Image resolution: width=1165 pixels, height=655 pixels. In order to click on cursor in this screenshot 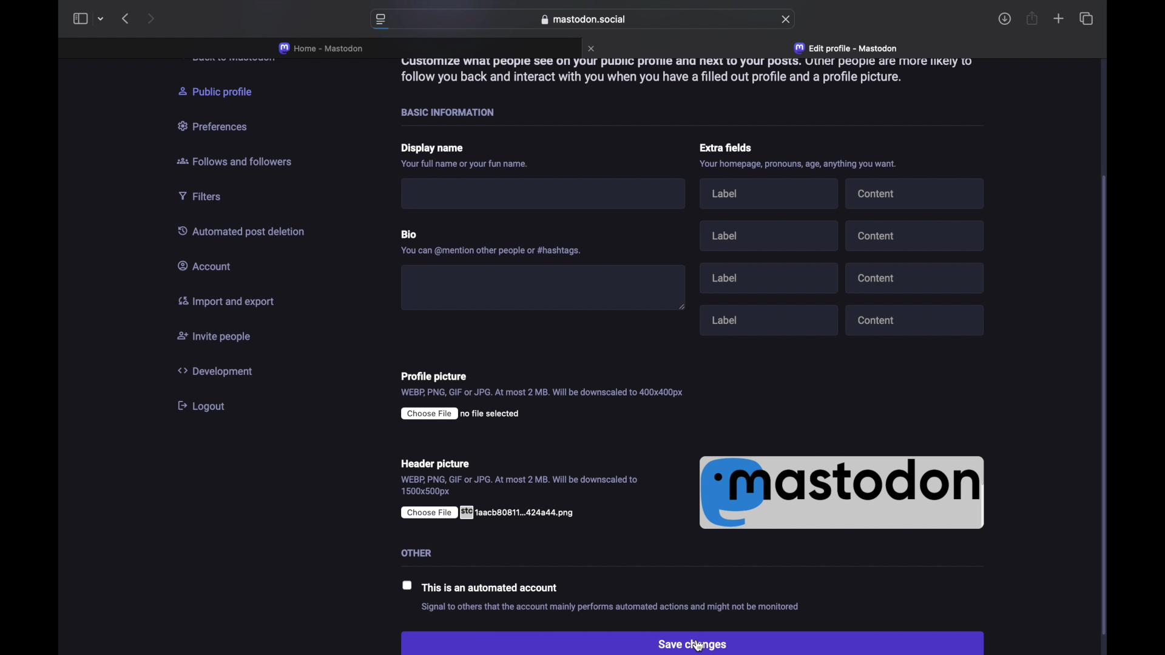, I will do `click(703, 645)`.